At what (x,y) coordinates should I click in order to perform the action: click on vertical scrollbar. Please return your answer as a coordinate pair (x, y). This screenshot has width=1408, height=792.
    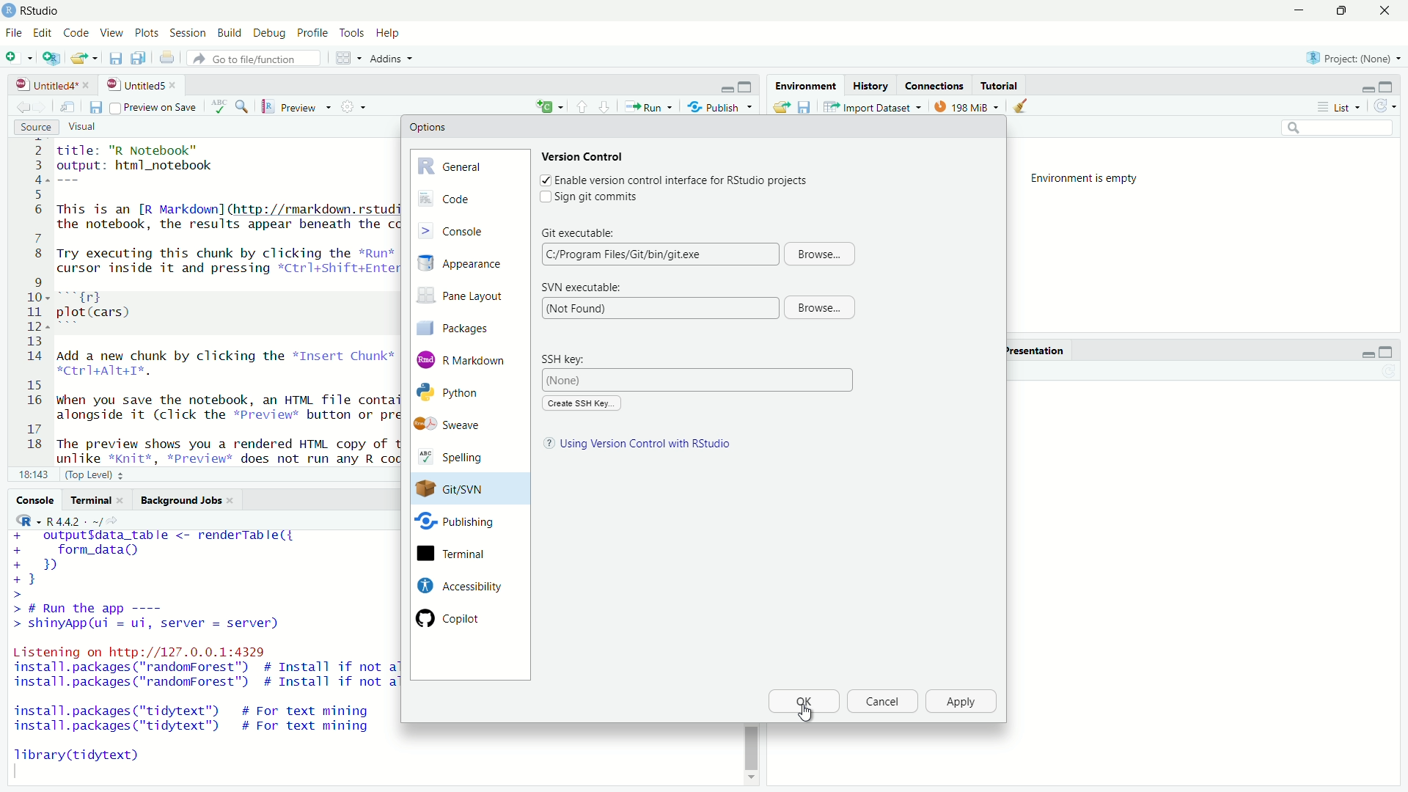
    Looking at the image, I should click on (751, 747).